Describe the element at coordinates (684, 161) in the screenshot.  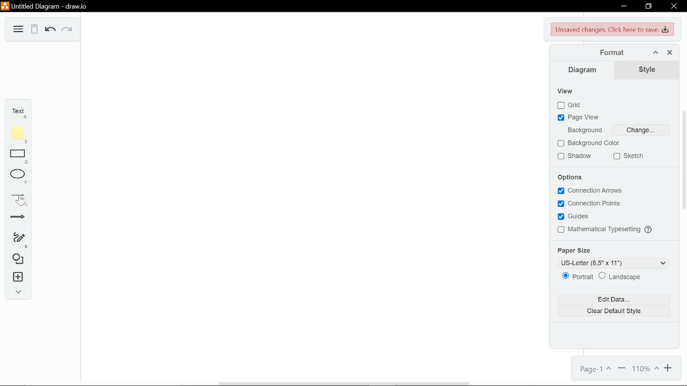
I see `scroll bar` at that location.